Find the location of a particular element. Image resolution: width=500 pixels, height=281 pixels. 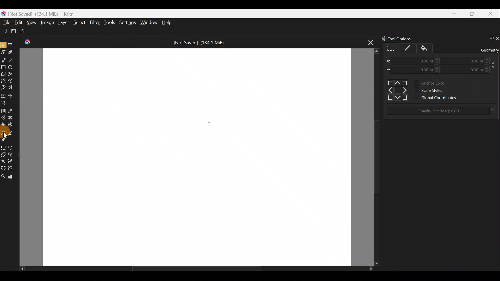

Freehand brush tool is located at coordinates (4, 60).